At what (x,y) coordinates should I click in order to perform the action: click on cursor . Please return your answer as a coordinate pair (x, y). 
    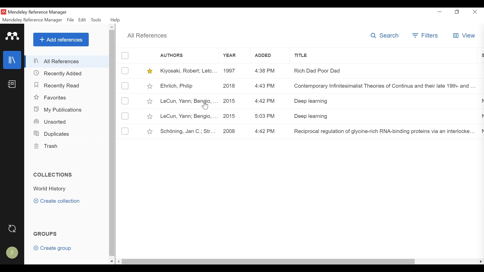
    Looking at the image, I should click on (206, 106).